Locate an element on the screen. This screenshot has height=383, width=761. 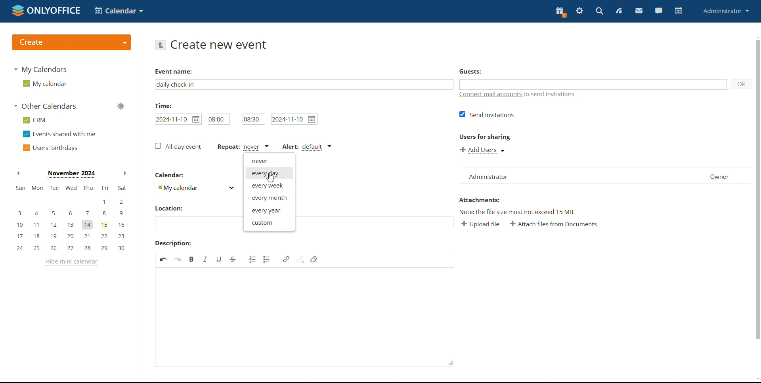
create is located at coordinates (71, 42).